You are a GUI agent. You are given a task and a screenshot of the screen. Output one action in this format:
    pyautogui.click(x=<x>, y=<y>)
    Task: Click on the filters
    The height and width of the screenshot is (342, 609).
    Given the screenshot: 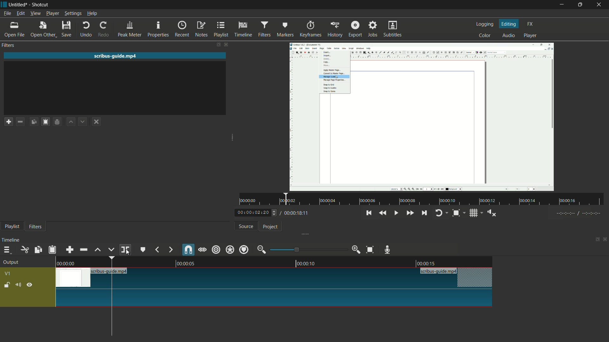 What is the action you would take?
    pyautogui.click(x=35, y=226)
    